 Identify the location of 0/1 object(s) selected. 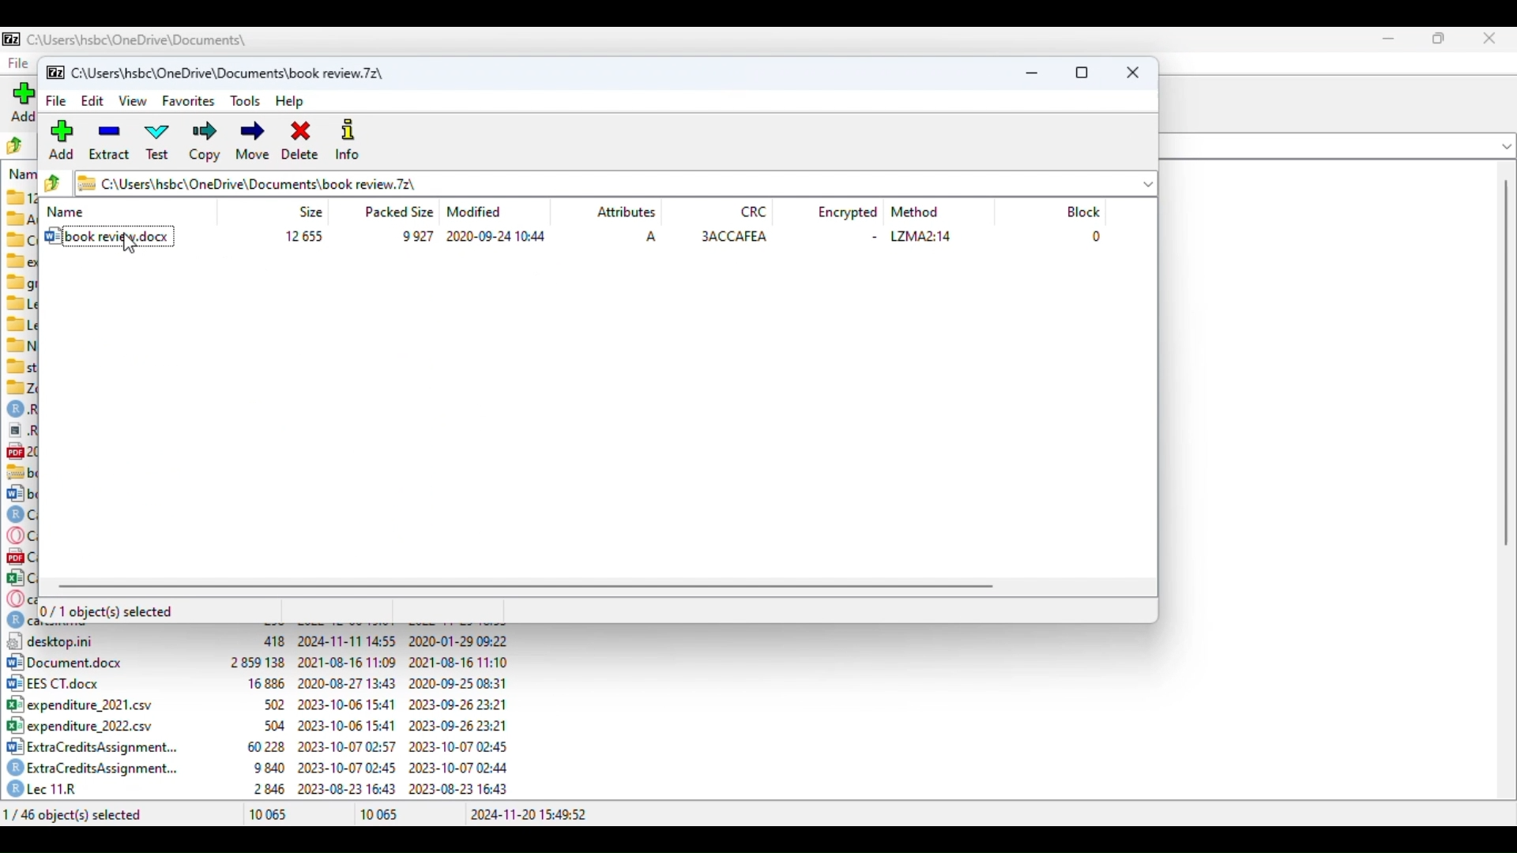
(106, 612).